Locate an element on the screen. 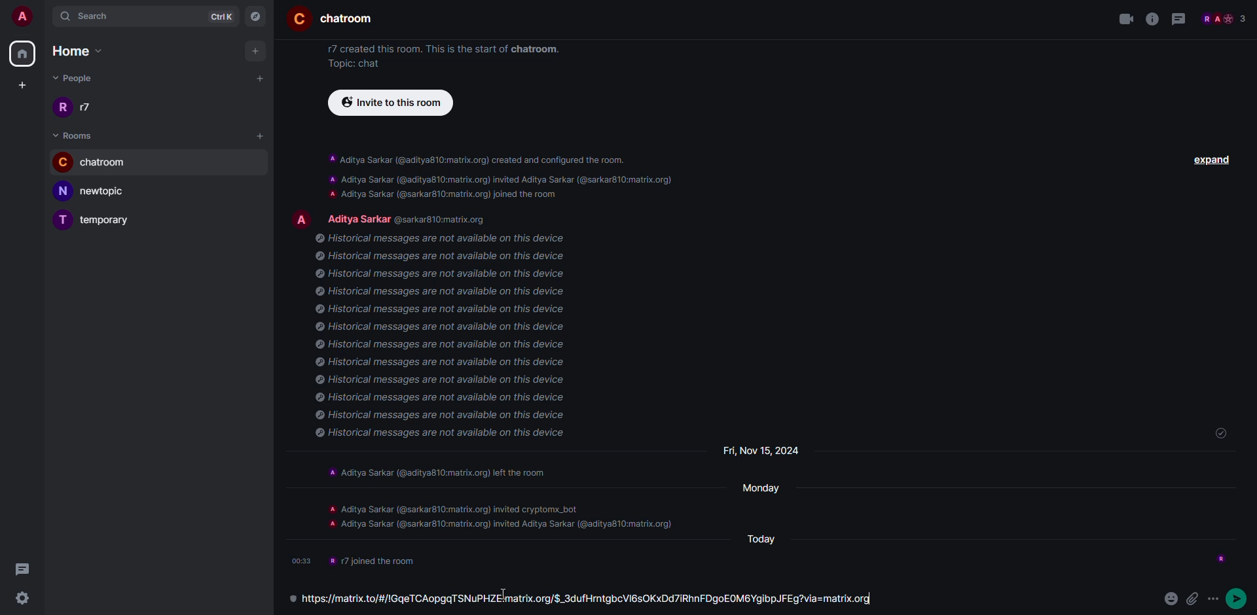 The image size is (1257, 615). link pasted is located at coordinates (589, 598).